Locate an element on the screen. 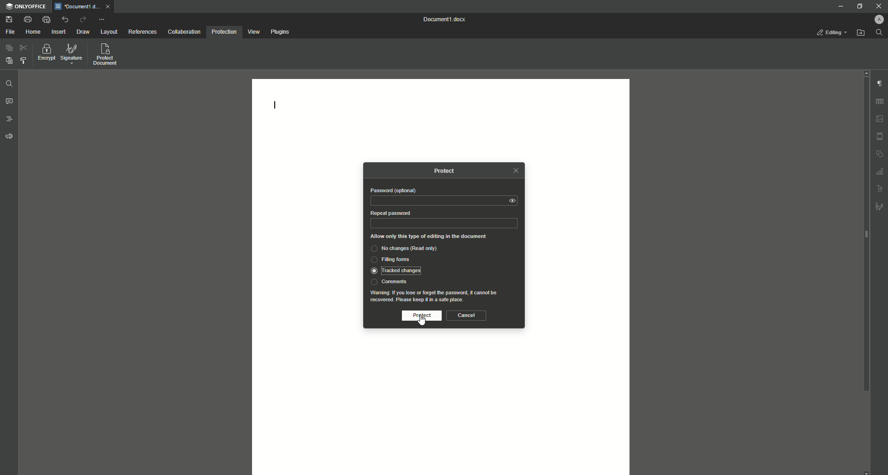 This screenshot has width=888, height=475. Open From File is located at coordinates (860, 33).